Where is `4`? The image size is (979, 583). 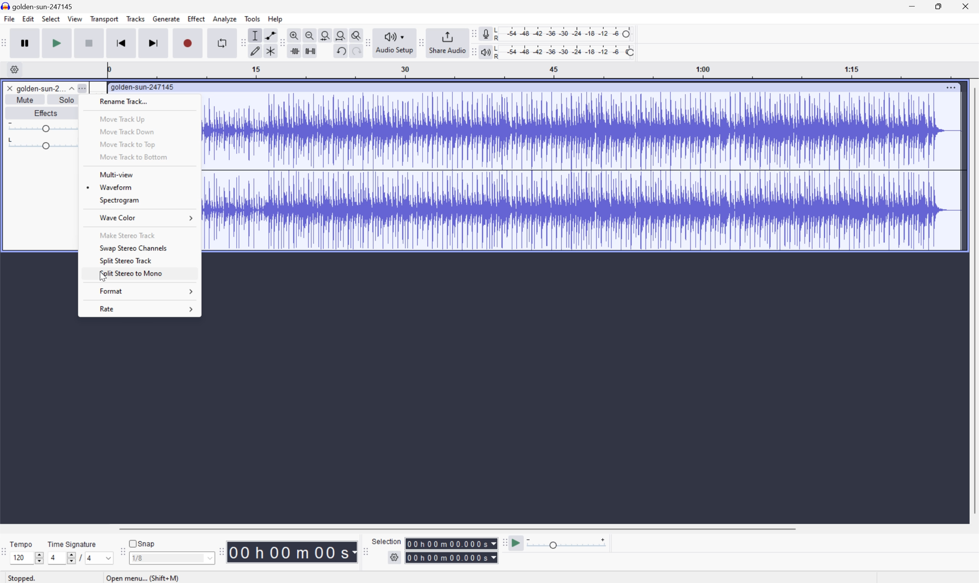
4 is located at coordinates (53, 557).